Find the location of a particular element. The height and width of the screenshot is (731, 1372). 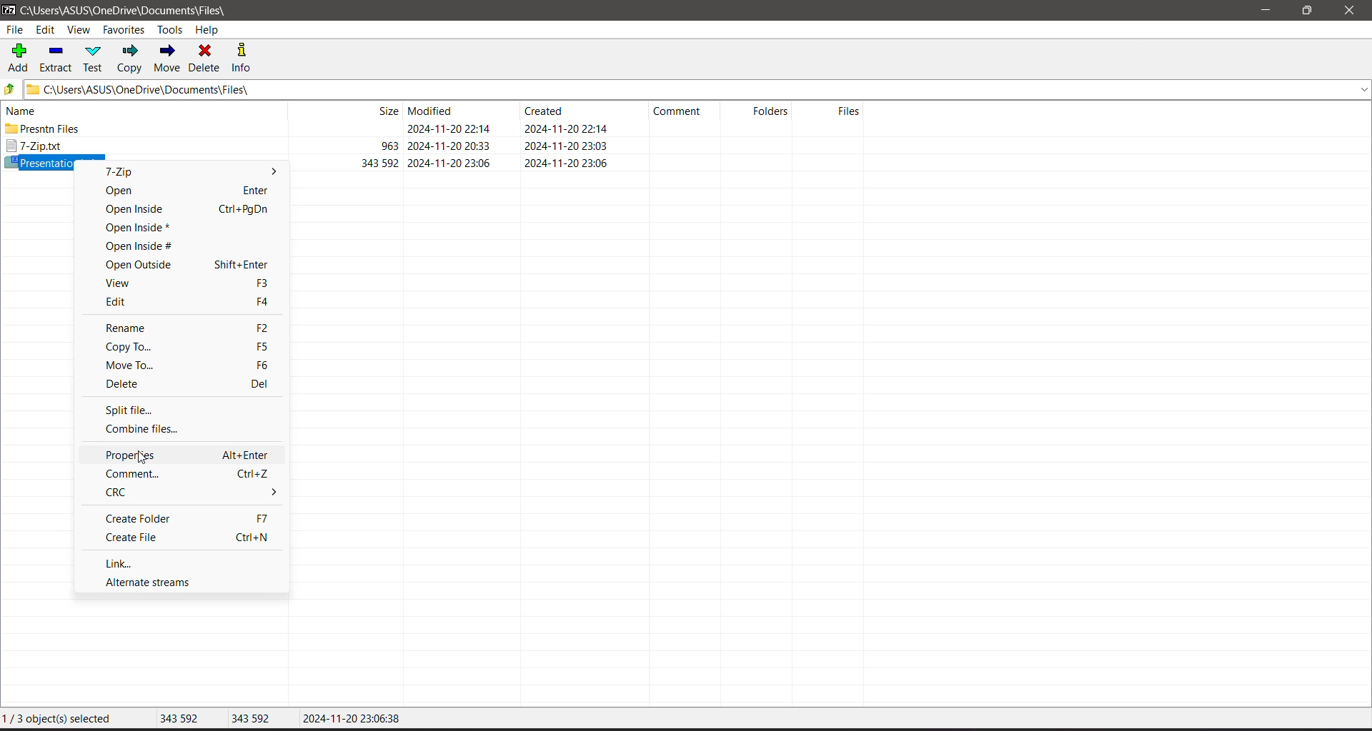

Comment is located at coordinates (178, 474).